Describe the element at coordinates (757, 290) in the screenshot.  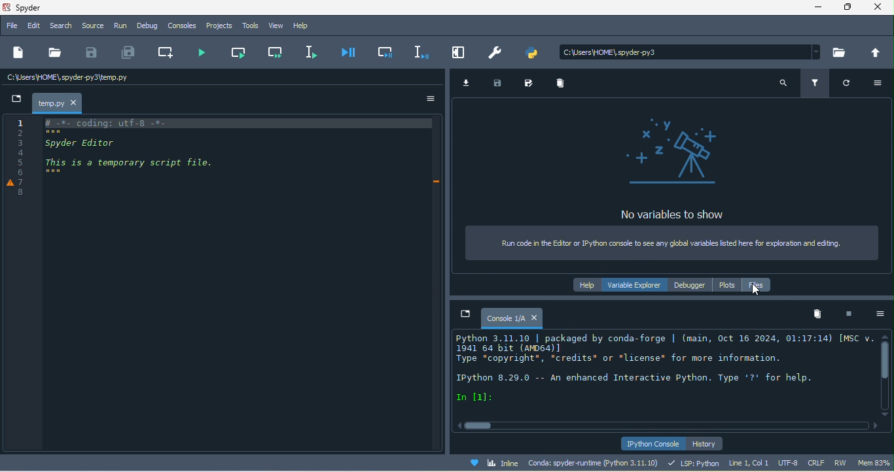
I see `cursor` at that location.